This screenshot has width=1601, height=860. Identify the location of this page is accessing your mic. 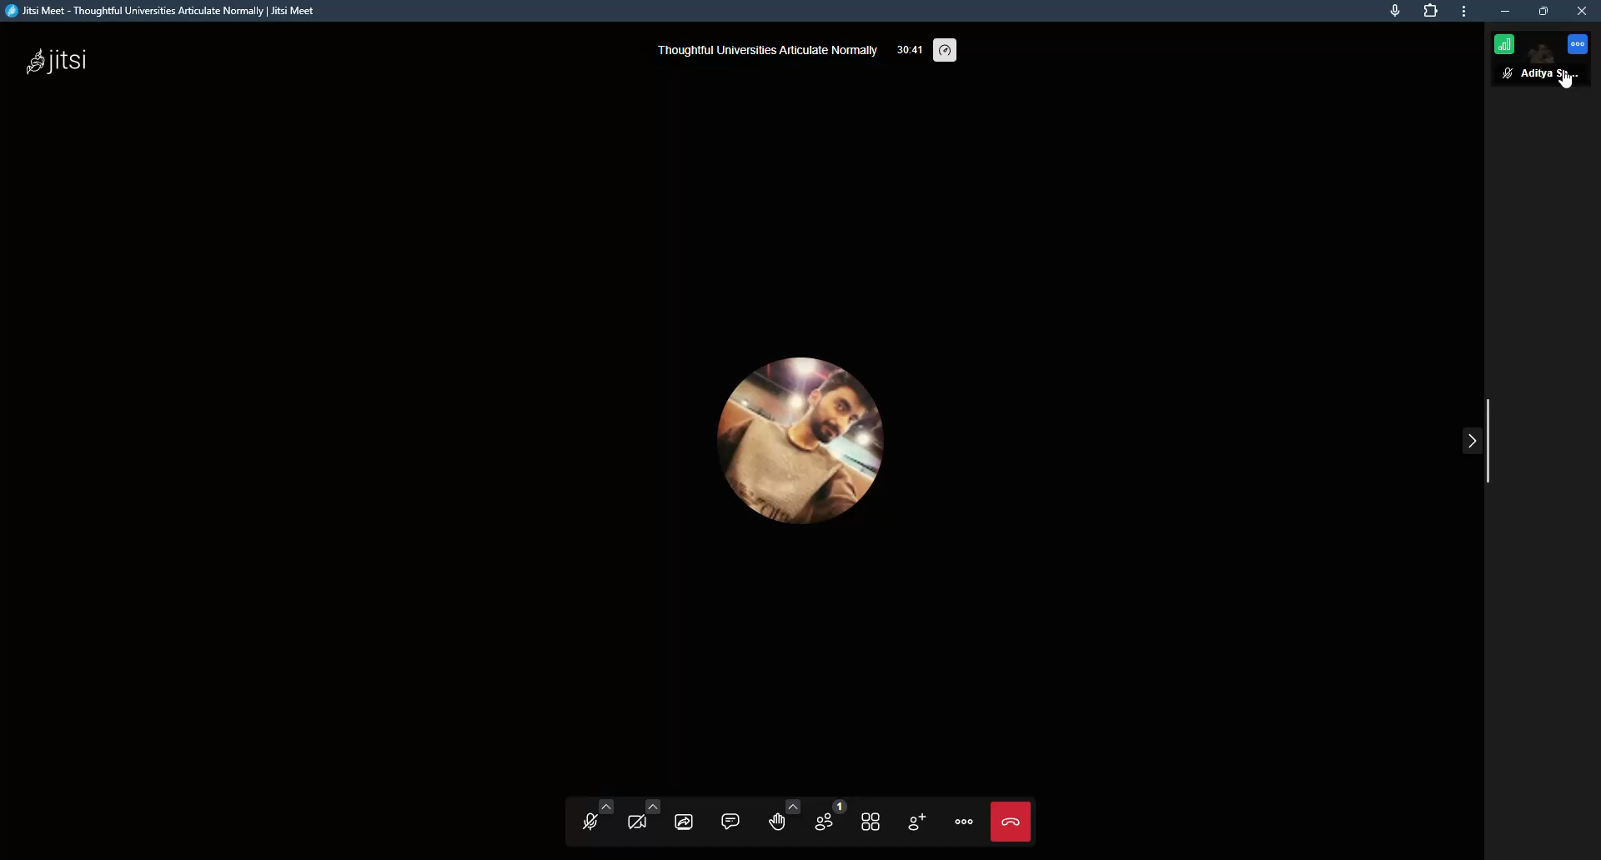
(1394, 12).